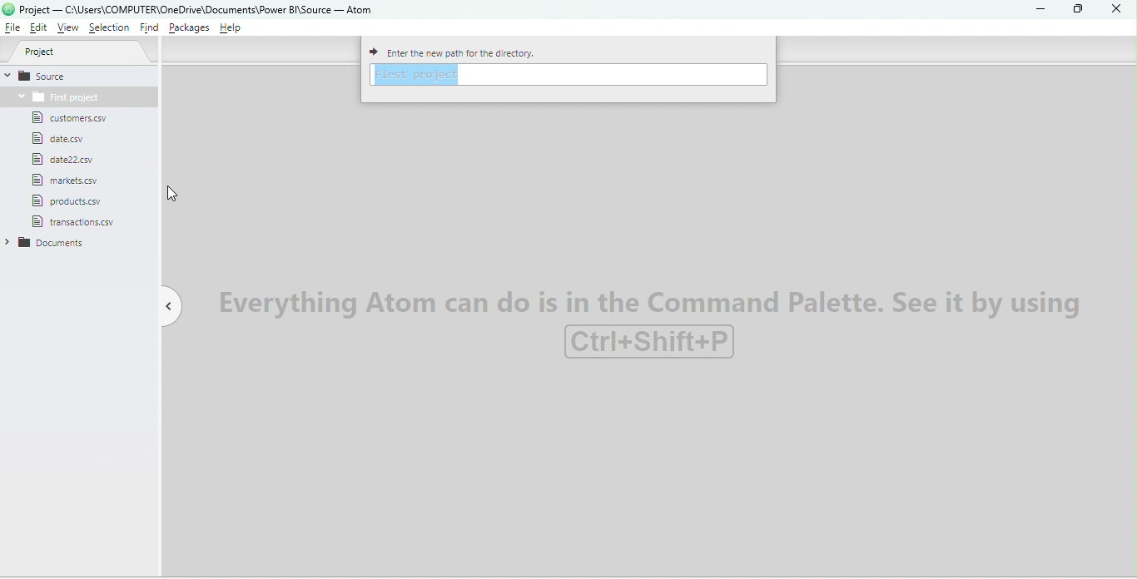 Image resolution: width=1137 pixels, height=579 pixels. I want to click on File, so click(66, 139).